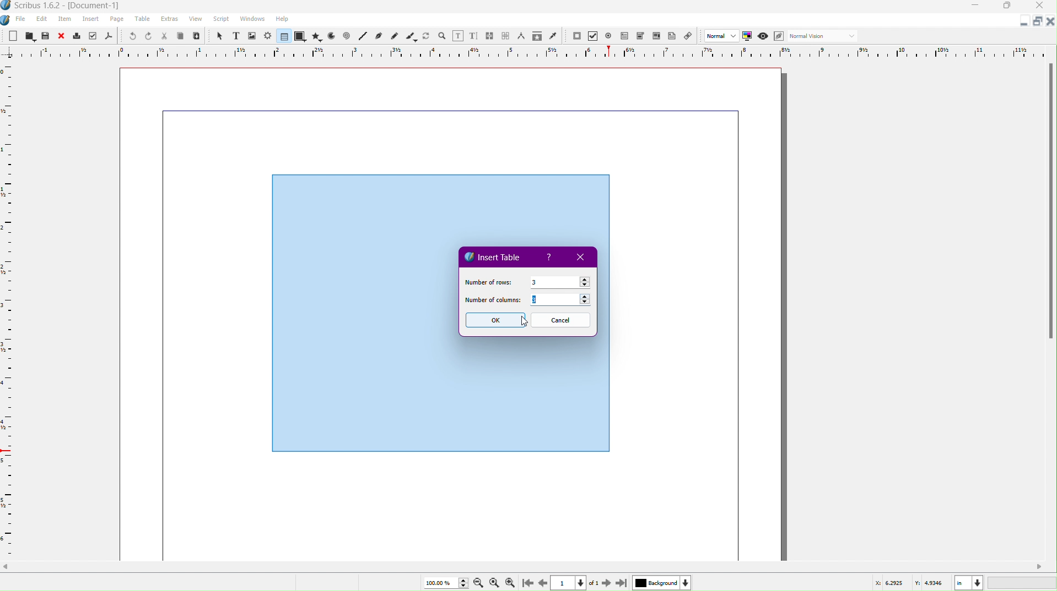 This screenshot has height=591, width=1057. Describe the element at coordinates (570, 583) in the screenshot. I see `Page Number` at that location.